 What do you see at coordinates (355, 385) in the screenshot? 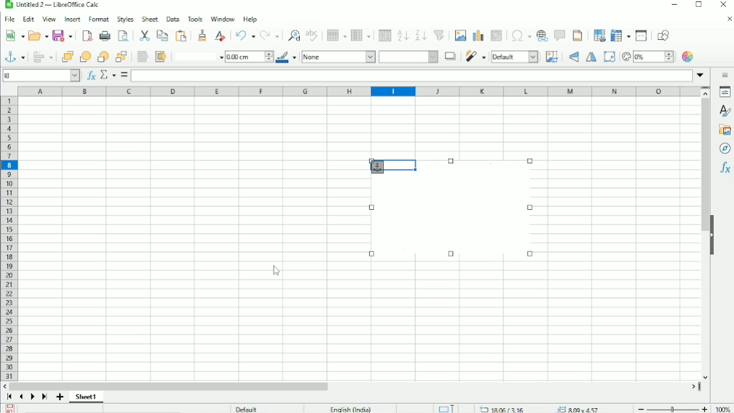
I see `Horizontal scrollbar` at bounding box center [355, 385].